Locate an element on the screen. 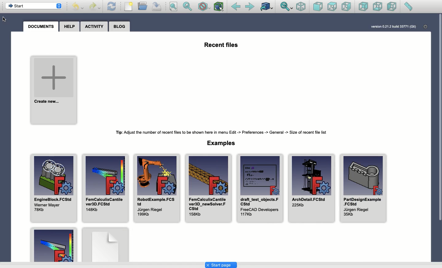 This screenshot has height=268, width=442. Examples is located at coordinates (221, 143).